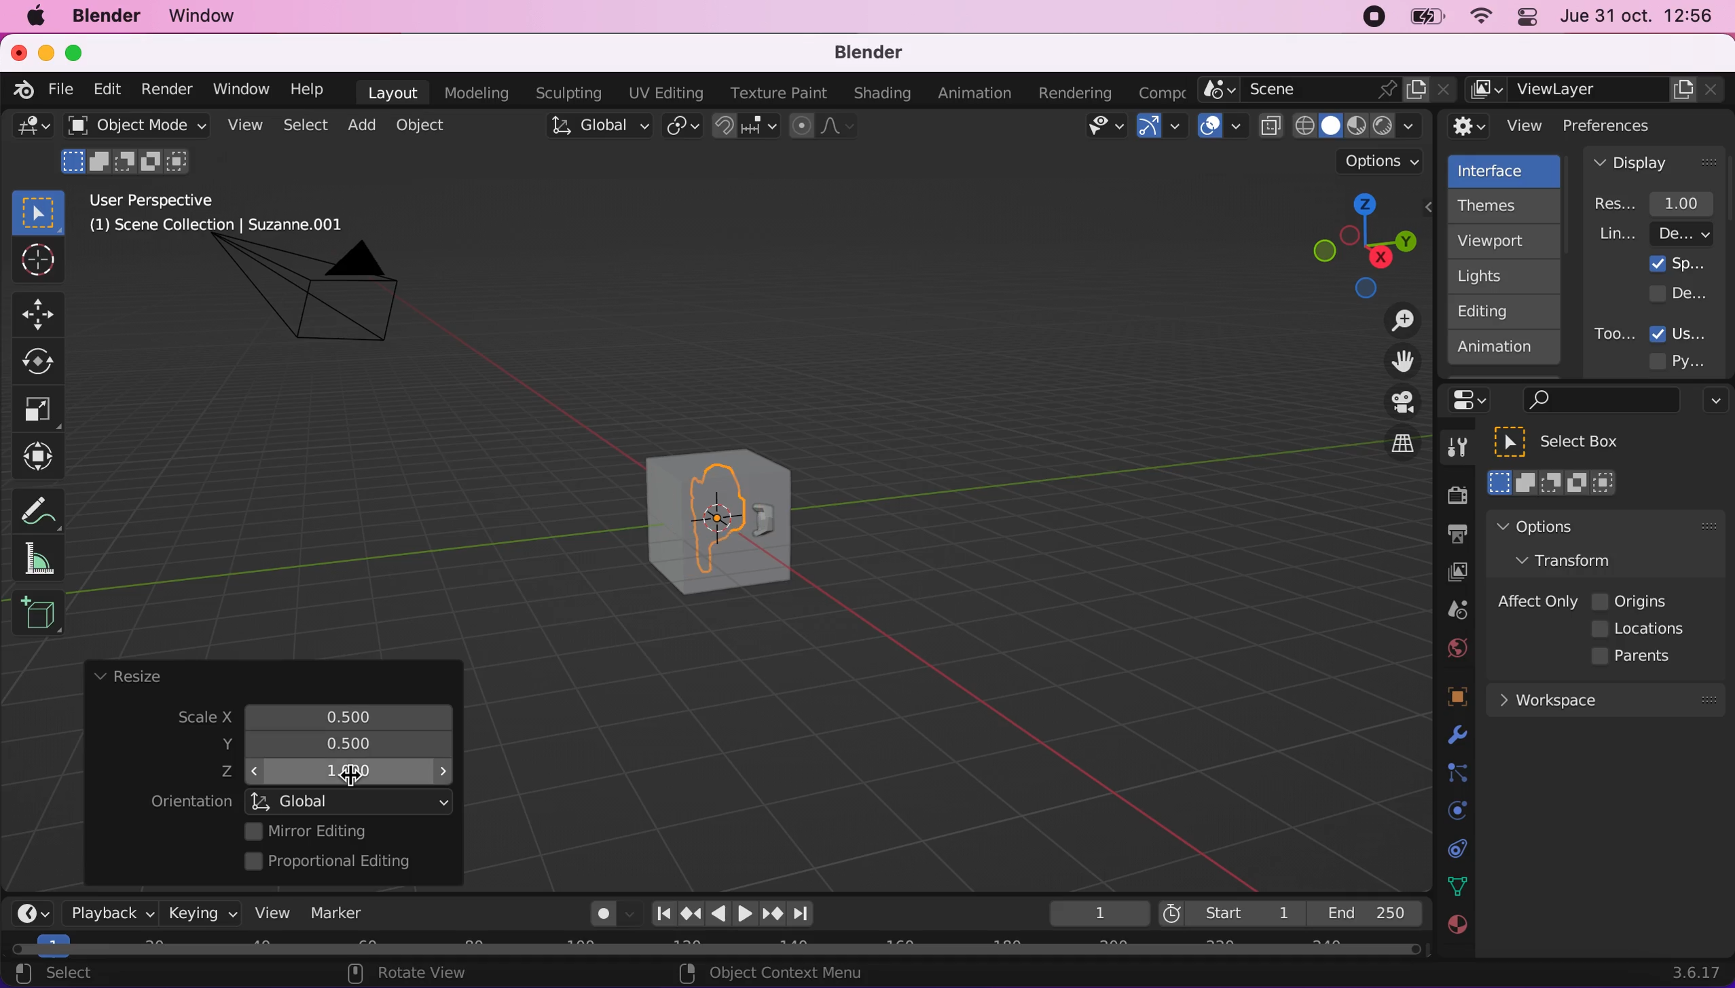 Image resolution: width=1735 pixels, height=988 pixels. Describe the element at coordinates (48, 558) in the screenshot. I see `measure` at that location.